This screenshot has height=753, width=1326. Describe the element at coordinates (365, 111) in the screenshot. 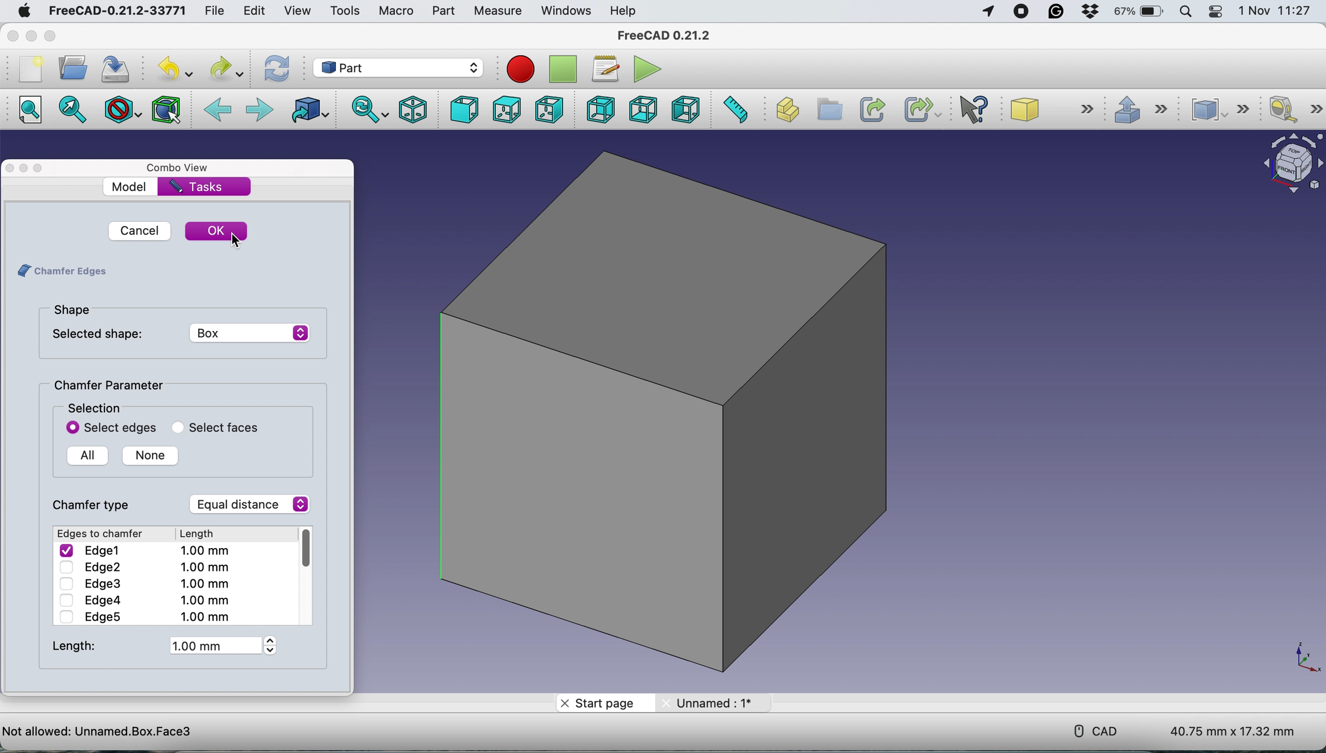

I see `sync view` at that location.